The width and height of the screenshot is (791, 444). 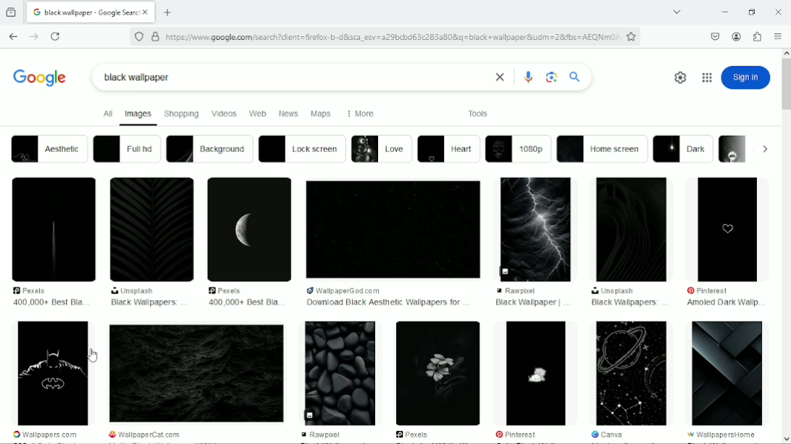 I want to click on lock screen, so click(x=302, y=148).